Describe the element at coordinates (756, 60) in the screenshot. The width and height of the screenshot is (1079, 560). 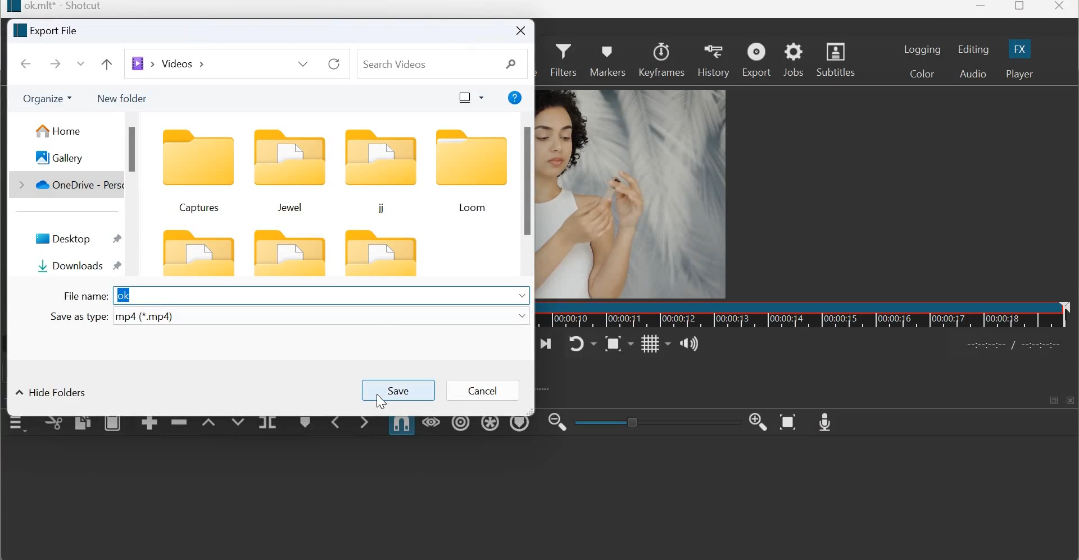
I see `Export` at that location.